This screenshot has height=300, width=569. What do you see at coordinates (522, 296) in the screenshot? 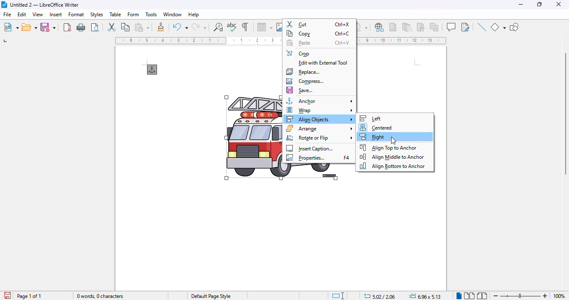
I see `zoom slider` at bounding box center [522, 296].